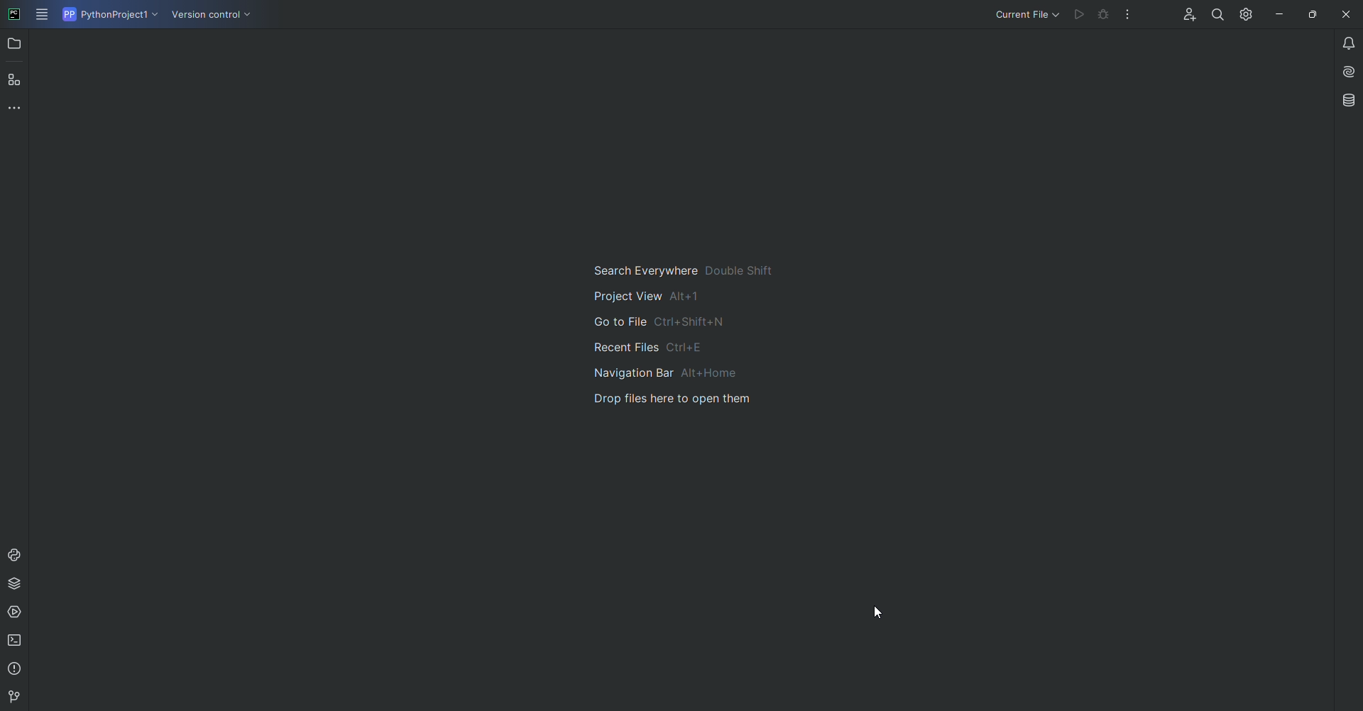 This screenshot has width=1363, height=711. I want to click on PyCharm, so click(15, 16).